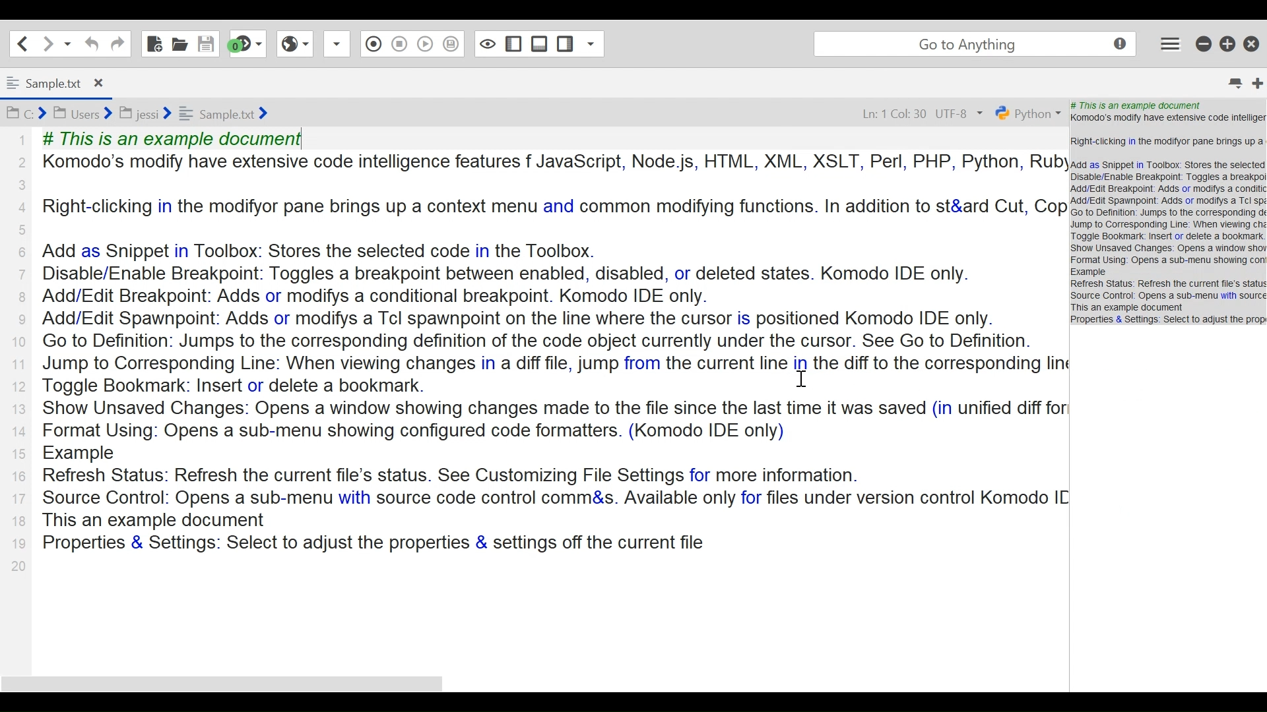 The width and height of the screenshot is (1267, 712). Describe the element at coordinates (973, 44) in the screenshot. I see `go to anything` at that location.